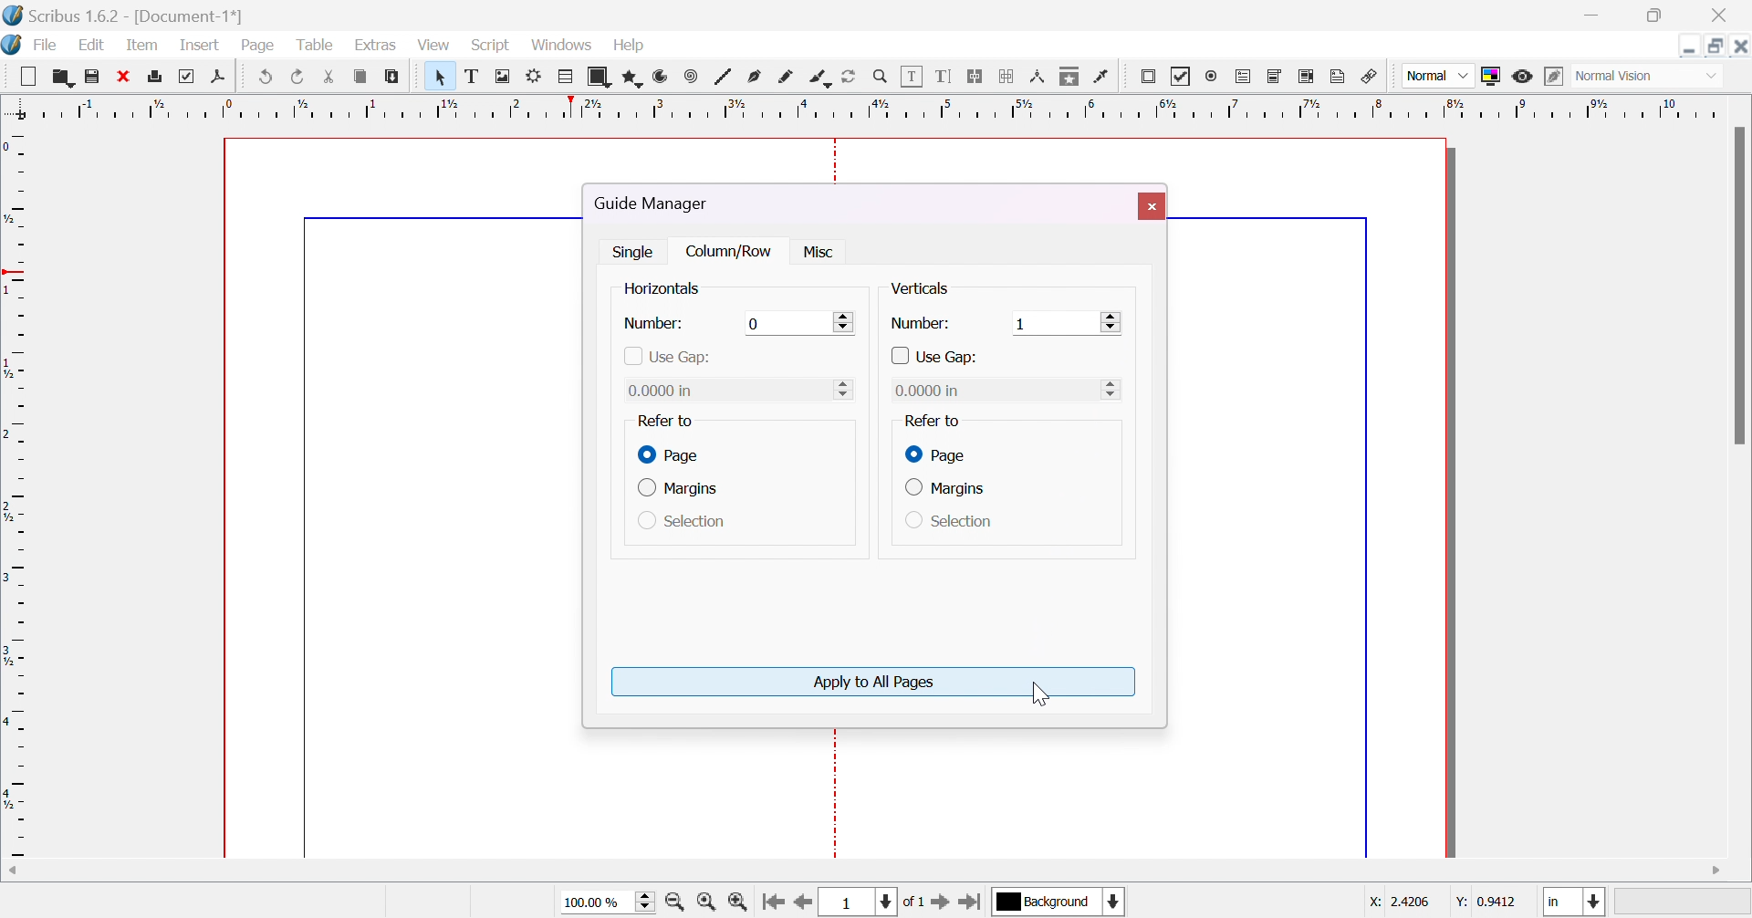 The width and height of the screenshot is (1752, 918). I want to click on use gap, so click(936, 358).